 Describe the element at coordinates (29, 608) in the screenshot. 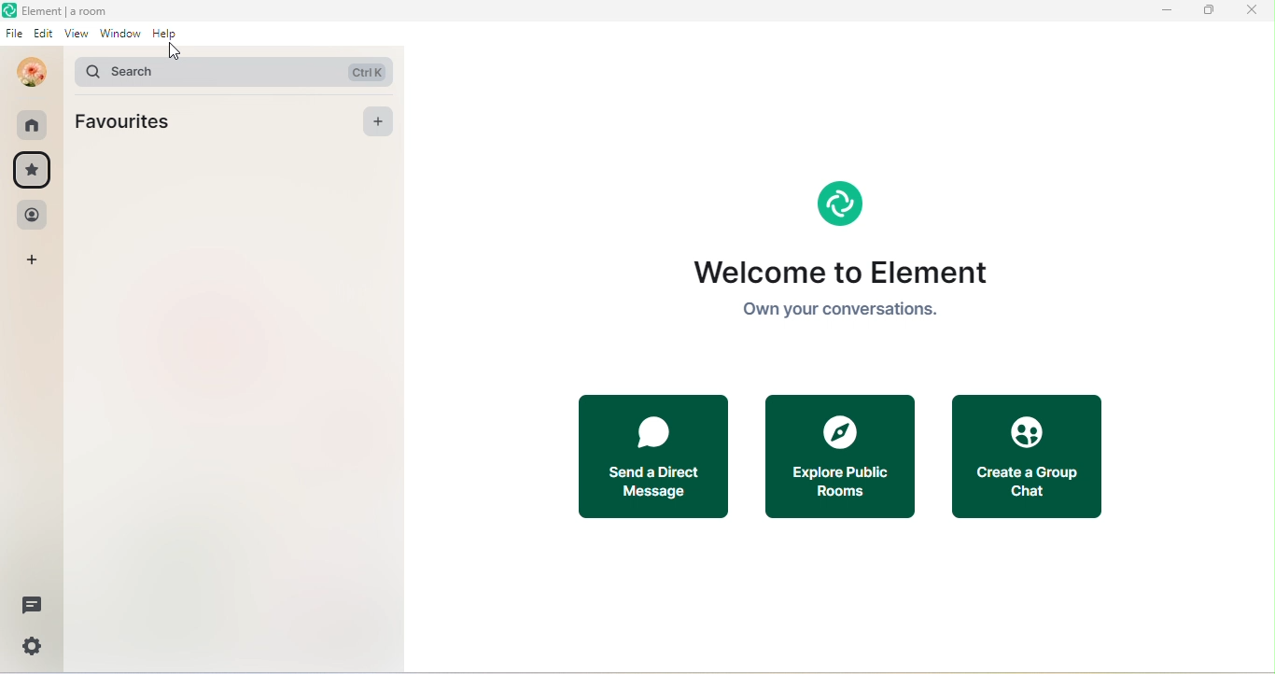

I see `thread` at that location.